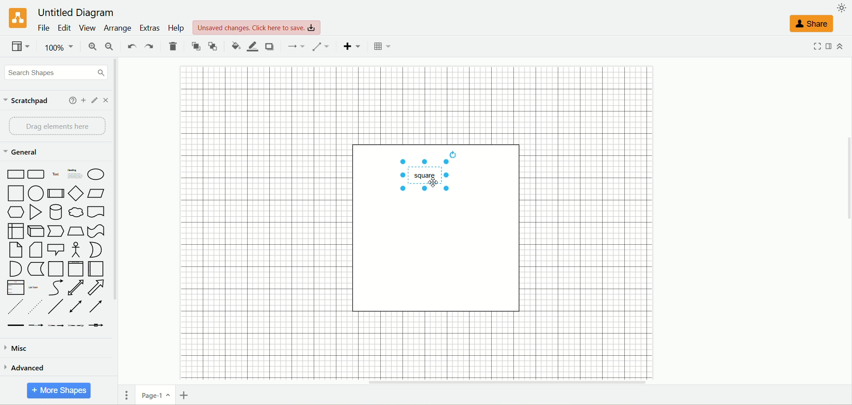 The width and height of the screenshot is (852, 405). What do you see at coordinates (816, 46) in the screenshot?
I see `fullscreen` at bounding box center [816, 46].